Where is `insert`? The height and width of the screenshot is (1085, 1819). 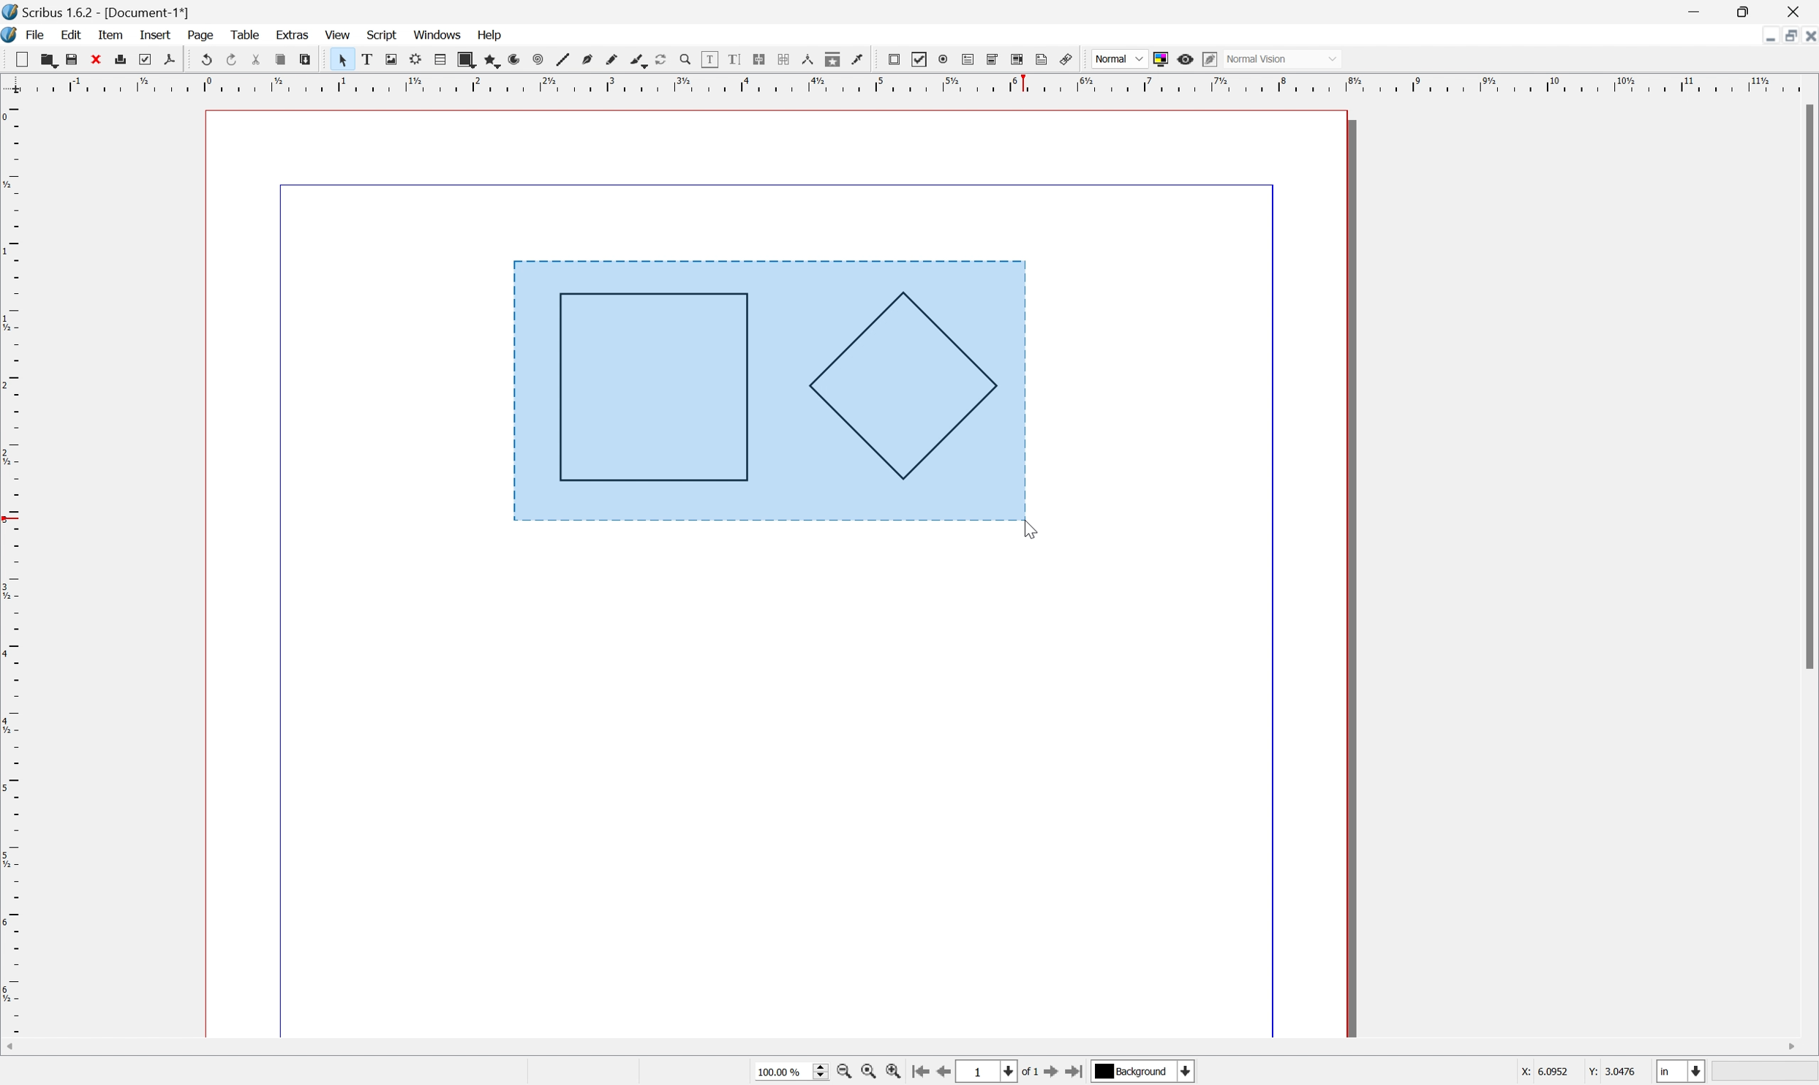 insert is located at coordinates (156, 33).